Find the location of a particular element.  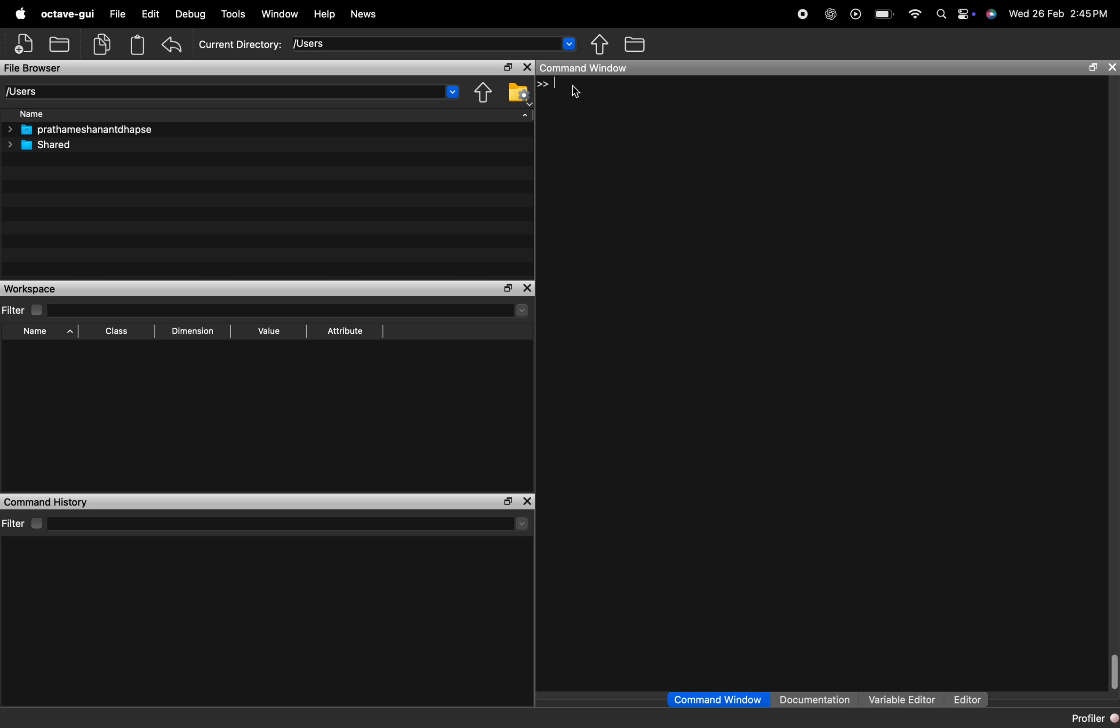

settings is located at coordinates (518, 97).